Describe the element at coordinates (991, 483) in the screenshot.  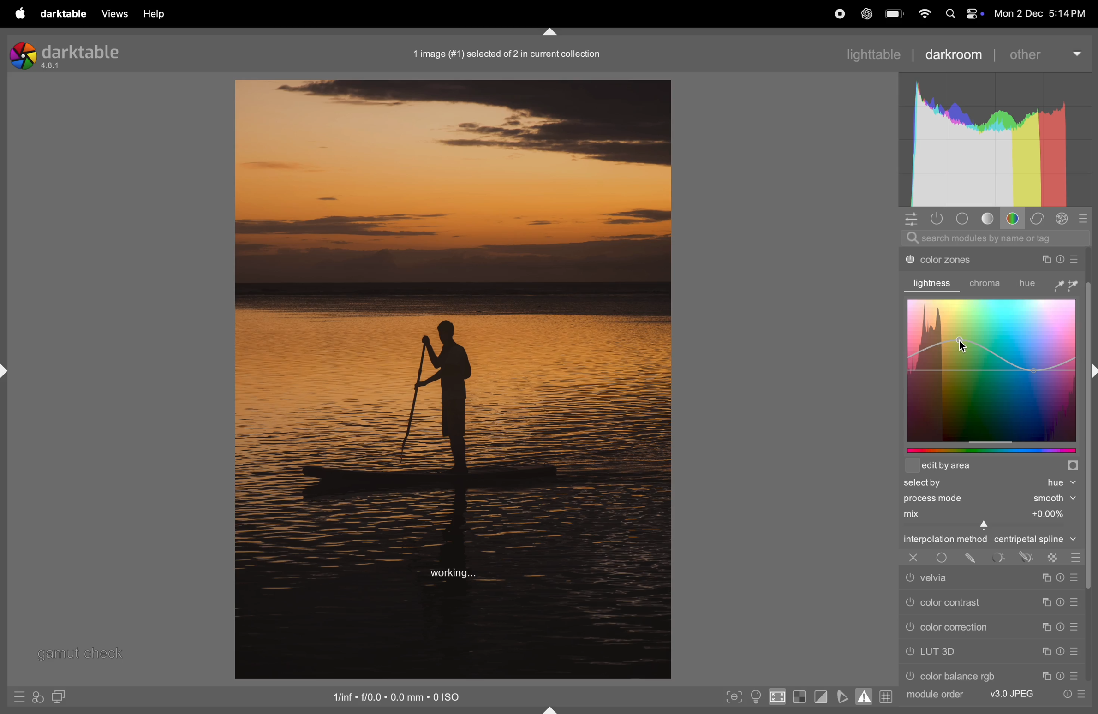
I see `selected hue` at that location.